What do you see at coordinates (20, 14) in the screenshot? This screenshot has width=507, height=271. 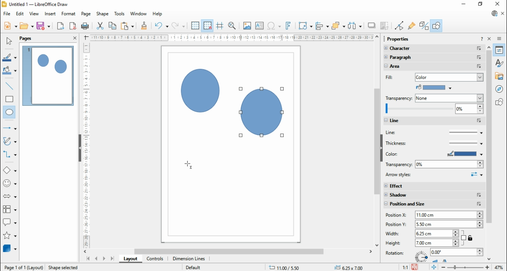 I see `edit` at bounding box center [20, 14].